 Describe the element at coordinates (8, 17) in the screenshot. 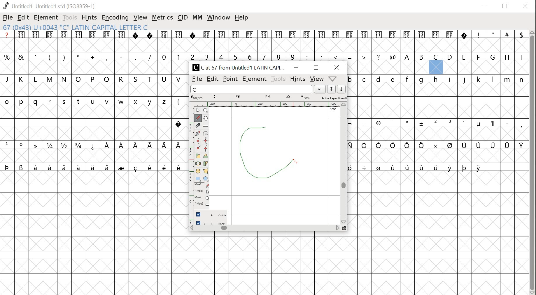

I see `file` at that location.